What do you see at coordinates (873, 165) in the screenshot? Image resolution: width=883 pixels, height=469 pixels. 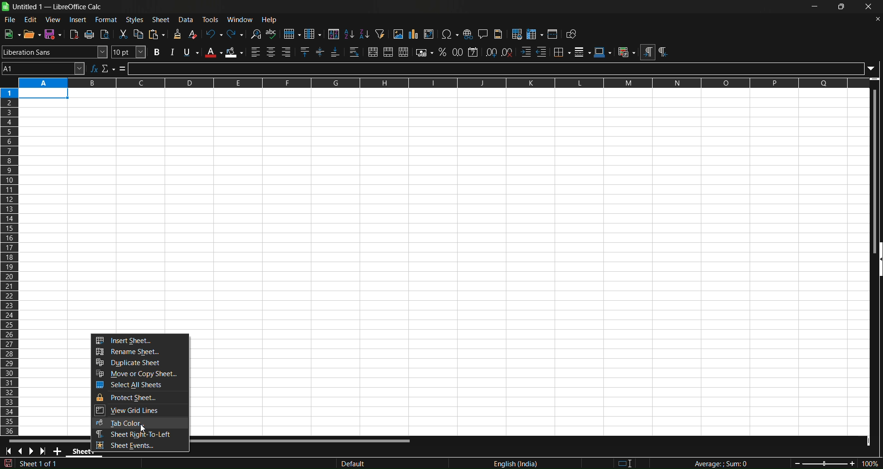 I see `vertical scroll bar` at bounding box center [873, 165].